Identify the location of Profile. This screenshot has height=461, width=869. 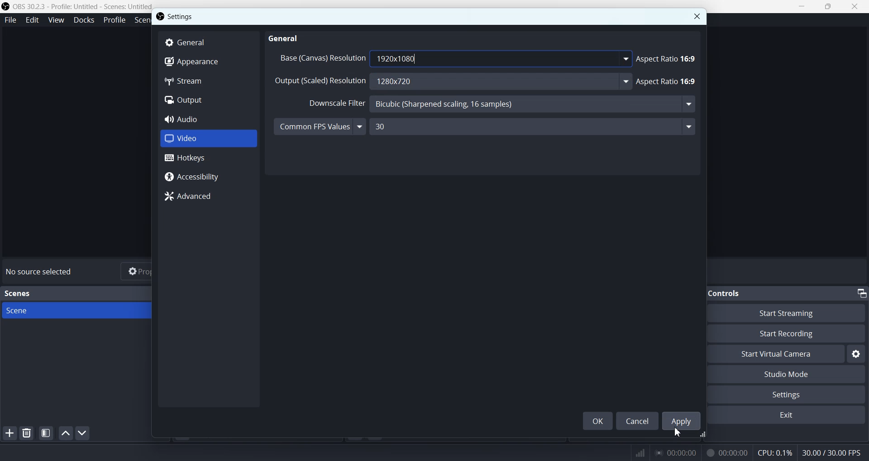
(115, 20).